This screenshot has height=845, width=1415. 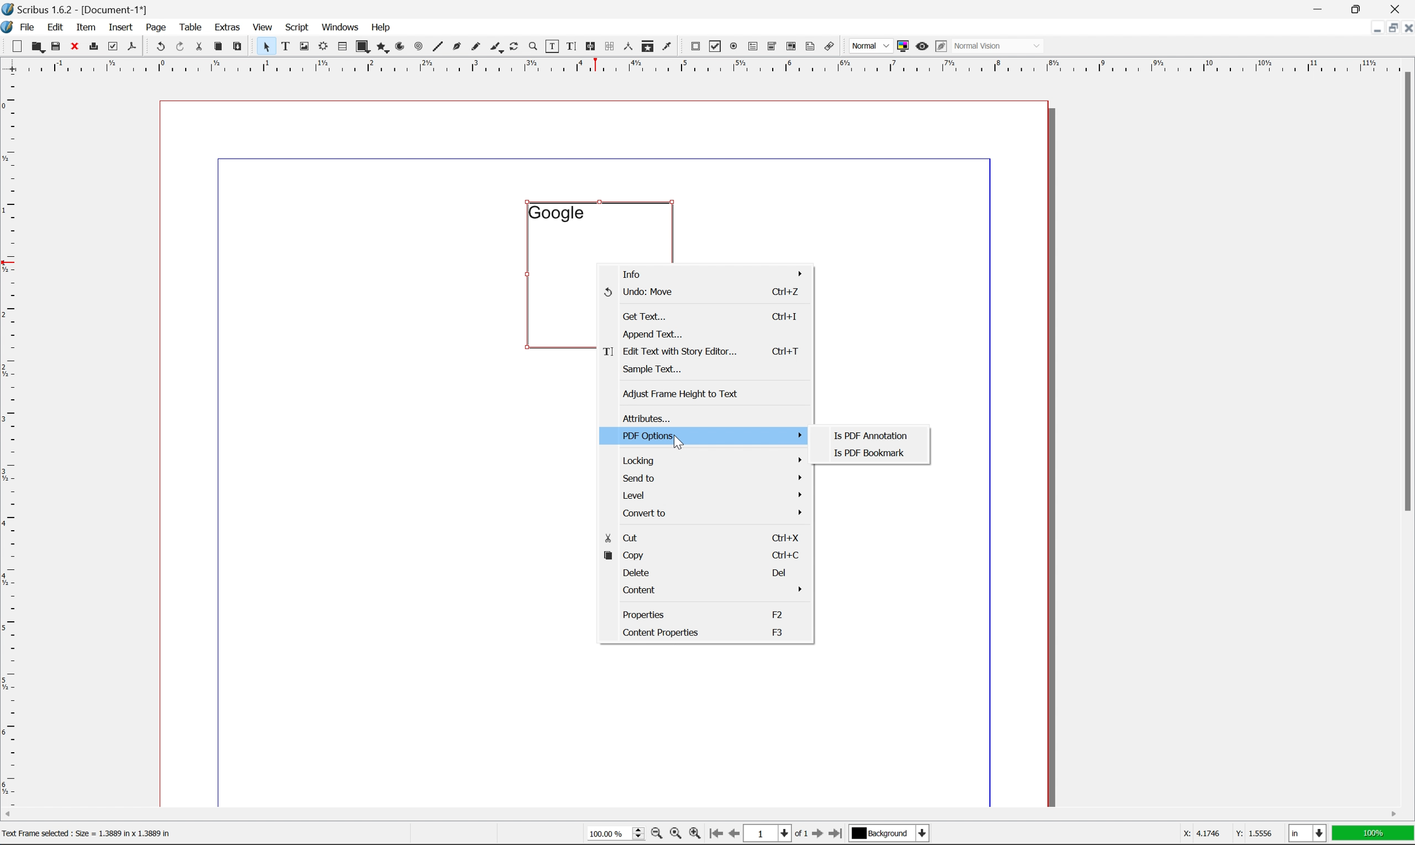 What do you see at coordinates (667, 46) in the screenshot?
I see `eye dropper` at bounding box center [667, 46].